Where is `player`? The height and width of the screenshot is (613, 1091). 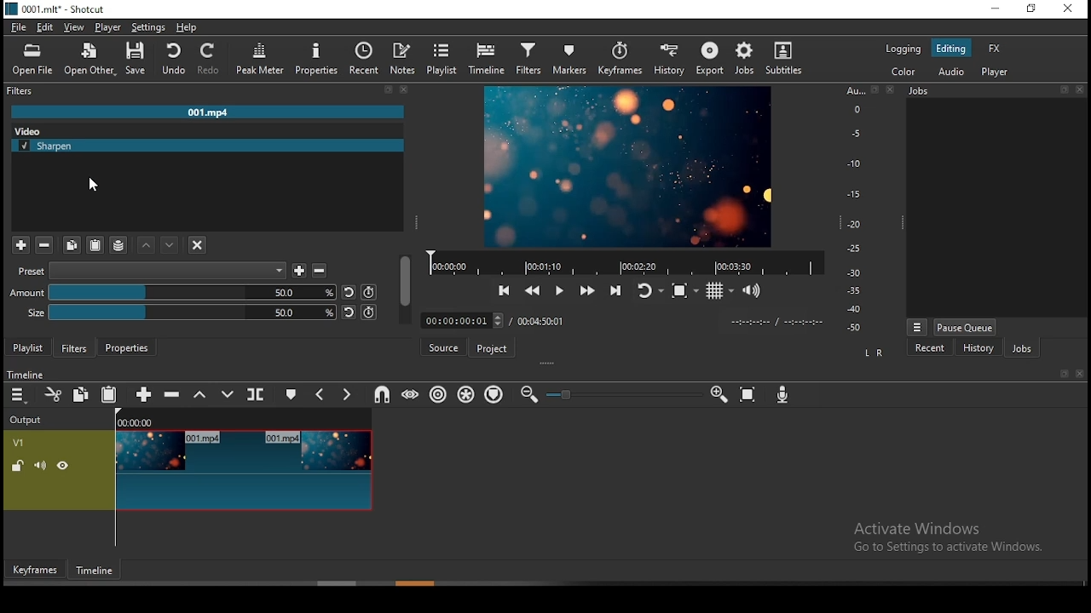
player is located at coordinates (996, 72).